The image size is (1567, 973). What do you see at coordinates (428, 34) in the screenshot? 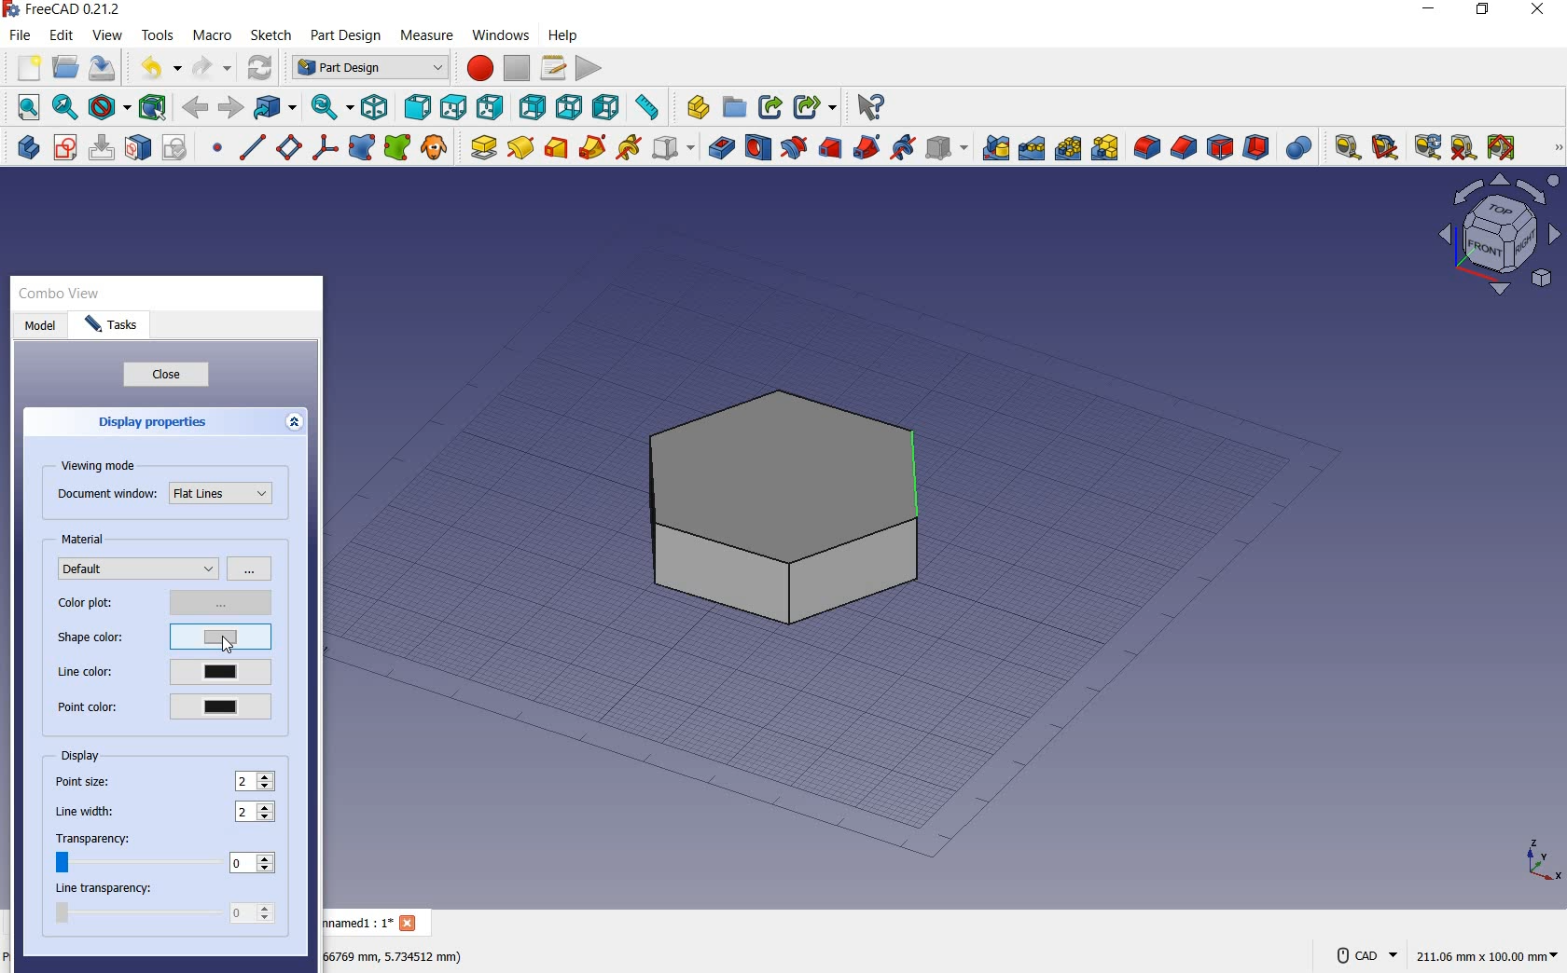
I see `measure` at bounding box center [428, 34].